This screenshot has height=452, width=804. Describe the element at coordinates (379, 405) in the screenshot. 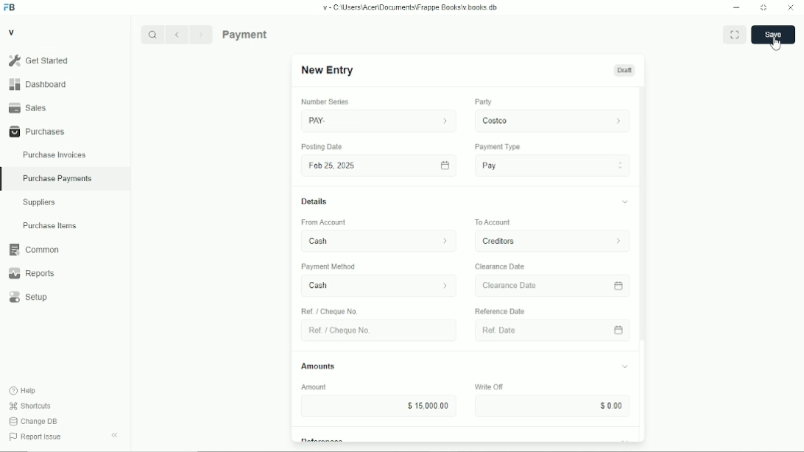

I see `$15,000` at that location.